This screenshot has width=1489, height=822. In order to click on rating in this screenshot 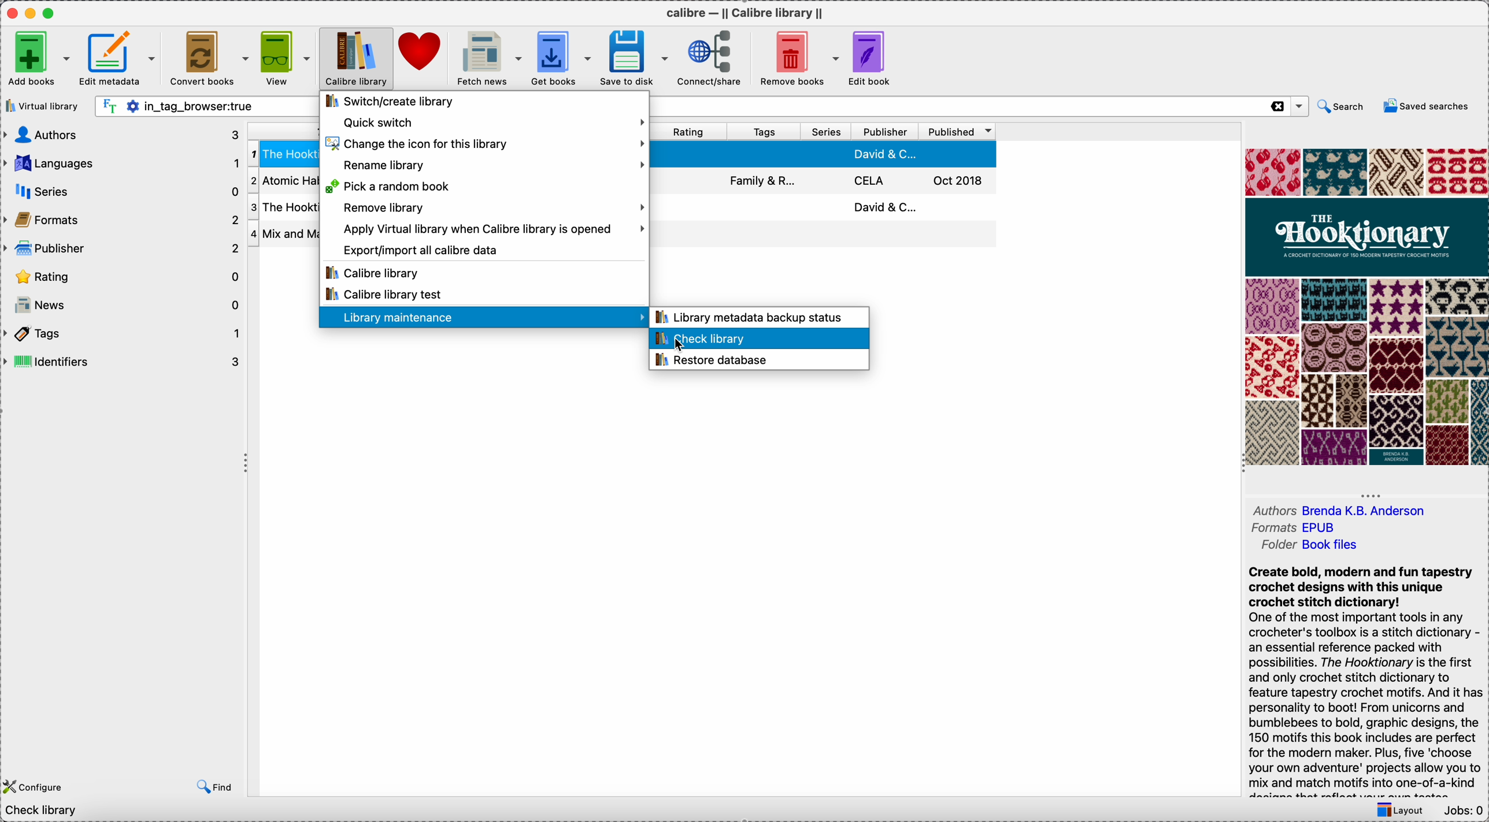, I will do `click(122, 277)`.